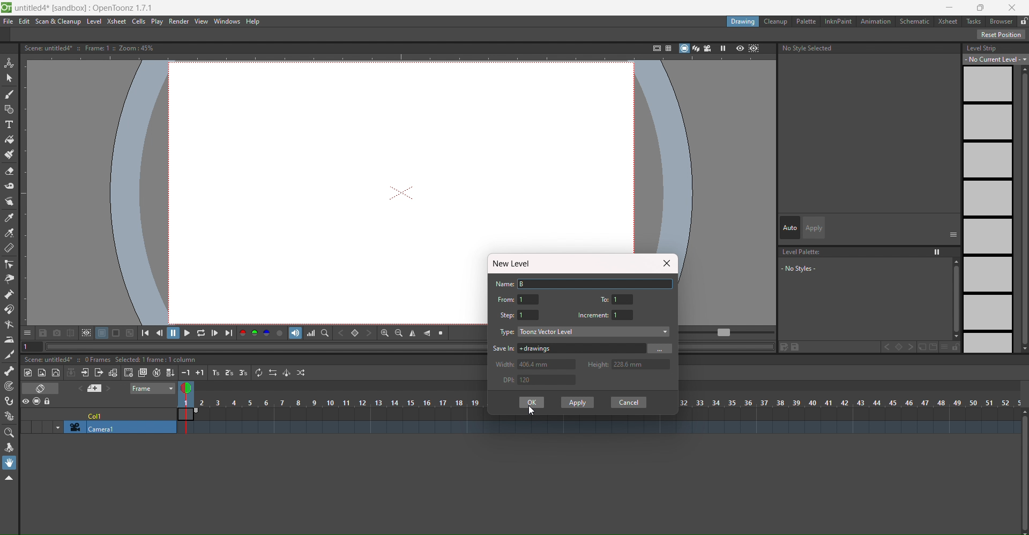 The height and width of the screenshot is (535, 1029). What do you see at coordinates (1023, 21) in the screenshot?
I see `lock unlock` at bounding box center [1023, 21].